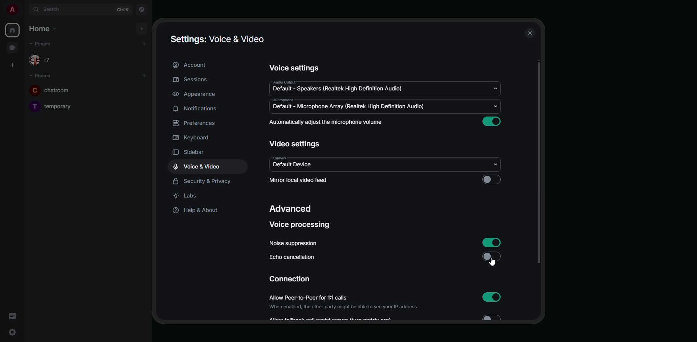 This screenshot has width=697, height=342. I want to click on enabled, so click(493, 297).